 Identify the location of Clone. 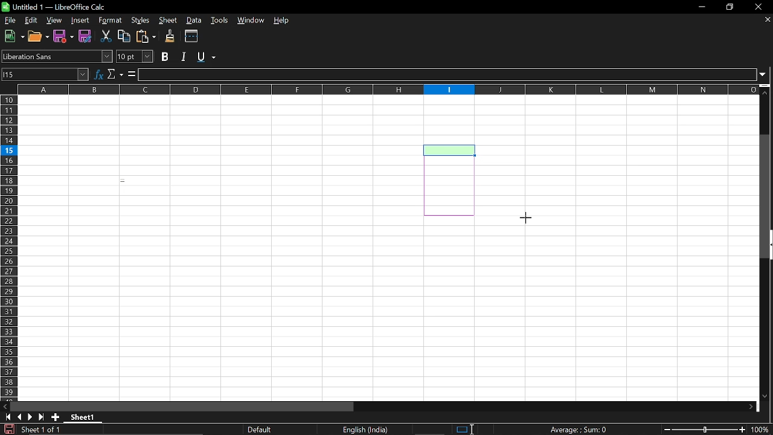
(171, 36).